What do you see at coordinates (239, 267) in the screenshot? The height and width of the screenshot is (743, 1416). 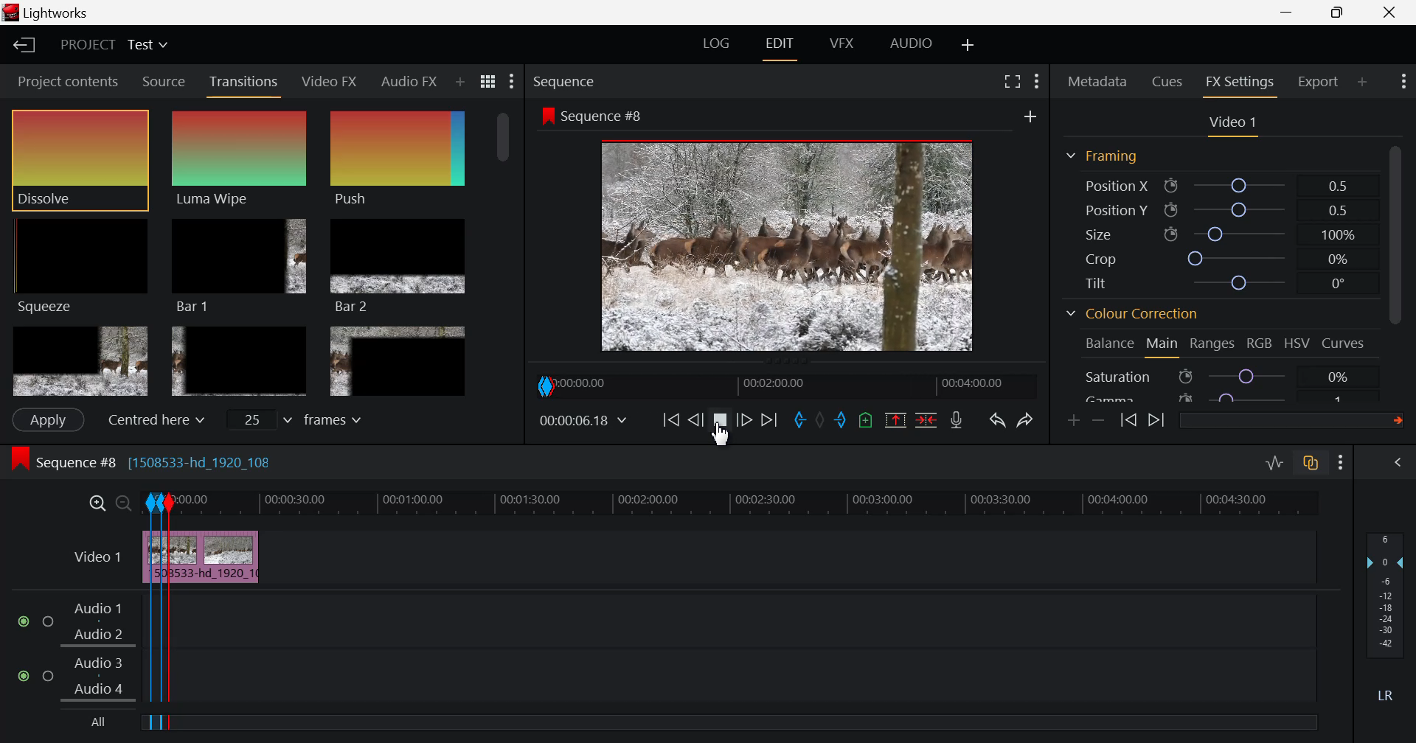 I see `Bar 1` at bounding box center [239, 267].